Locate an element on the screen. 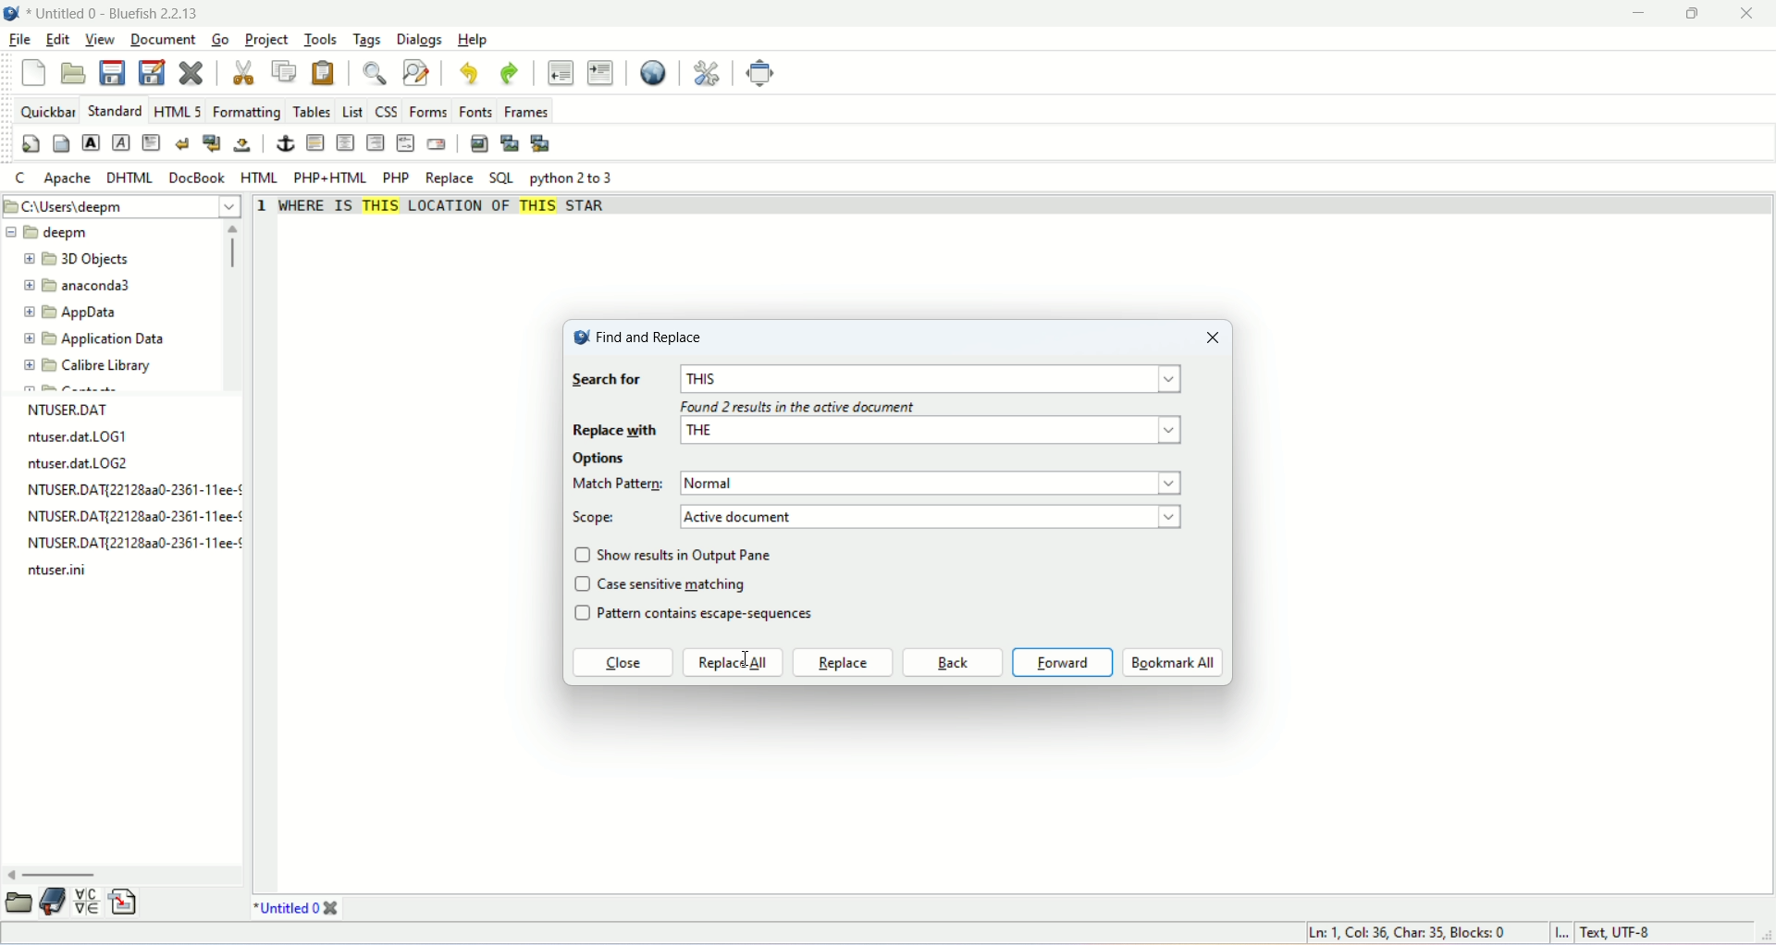 The height and width of the screenshot is (945, 1776). HTML5 is located at coordinates (175, 112).